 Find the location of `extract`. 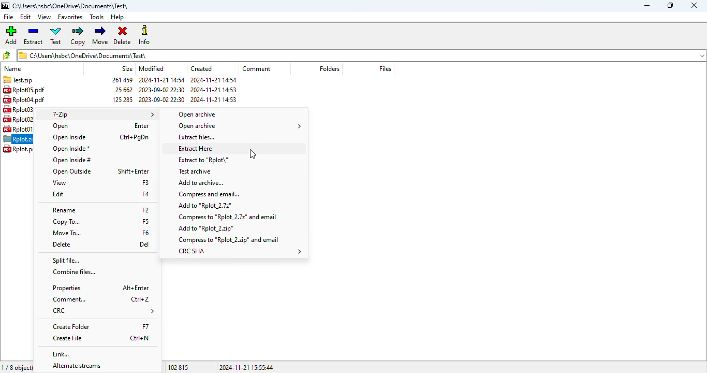

extract is located at coordinates (33, 35).